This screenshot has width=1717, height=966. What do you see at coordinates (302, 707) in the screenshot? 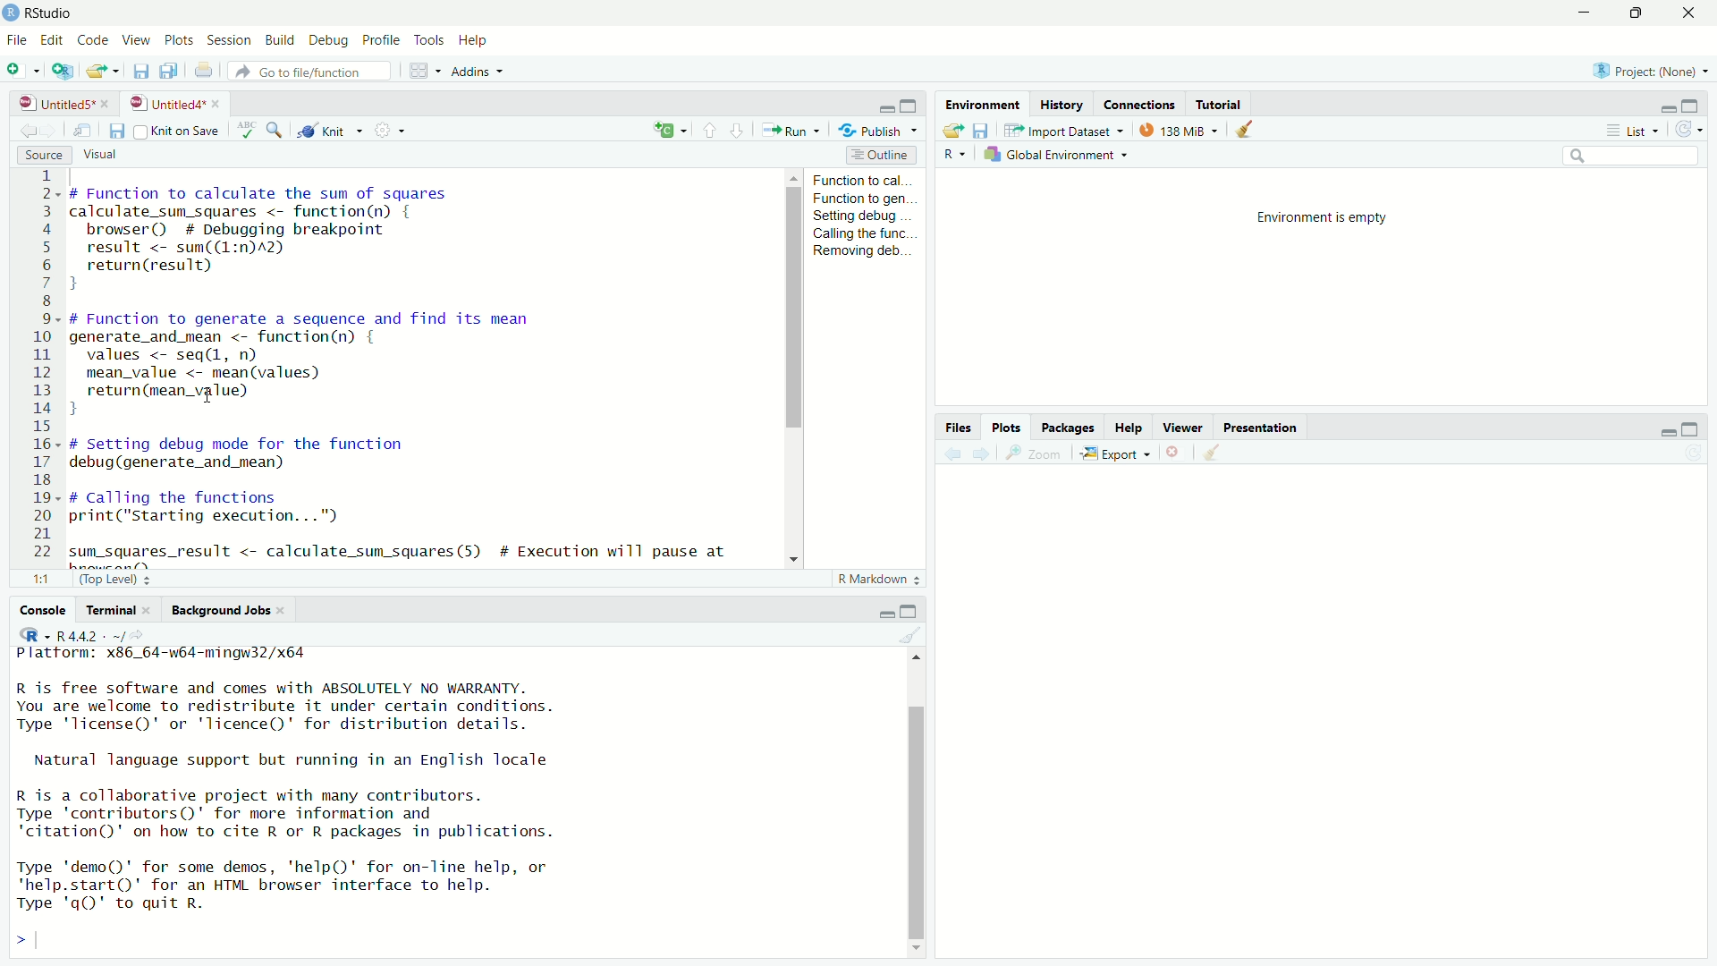
I see `R is free software and comes with ABSOLUTELY NO WARRANTY.
You are welcome to redistribute it under certain conditions.
Type 'Ticense()' or 'licence()' for distribution details.` at bounding box center [302, 707].